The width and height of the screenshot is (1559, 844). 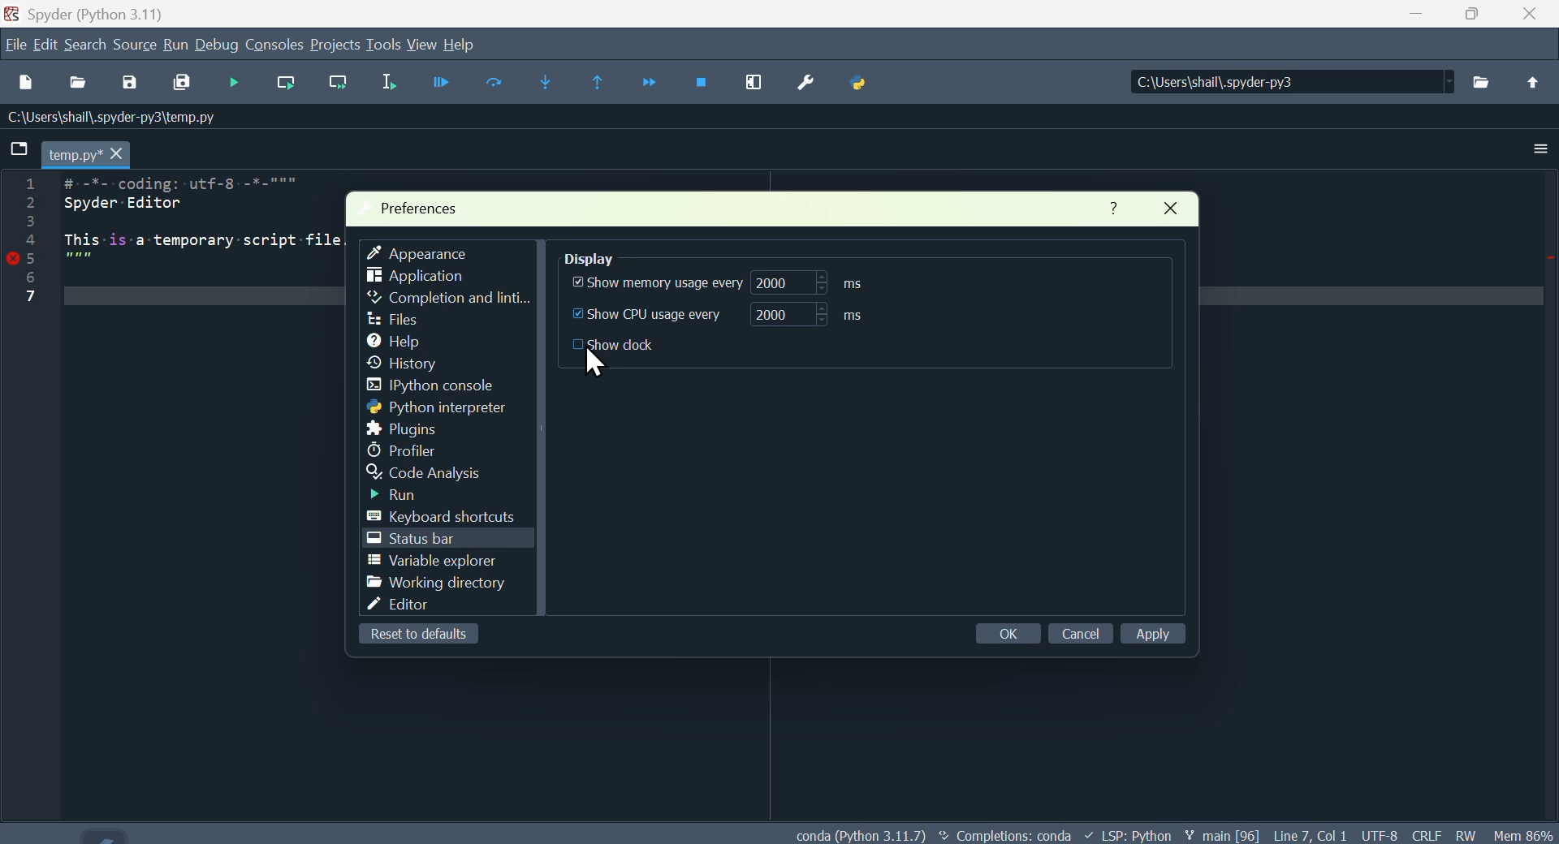 What do you see at coordinates (46, 45) in the screenshot?
I see `` at bounding box center [46, 45].